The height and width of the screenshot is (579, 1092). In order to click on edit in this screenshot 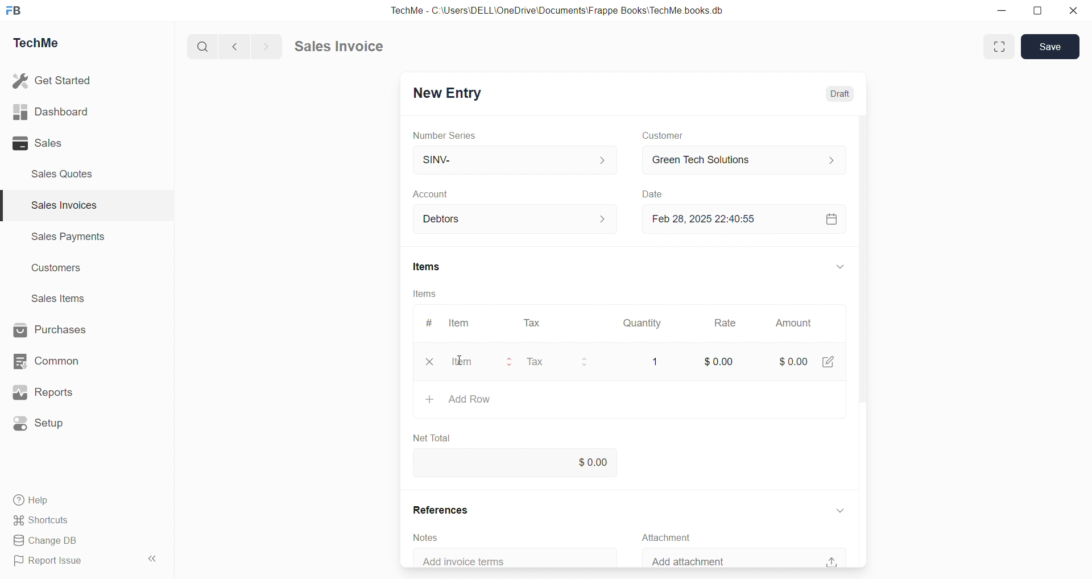, I will do `click(828, 361)`.